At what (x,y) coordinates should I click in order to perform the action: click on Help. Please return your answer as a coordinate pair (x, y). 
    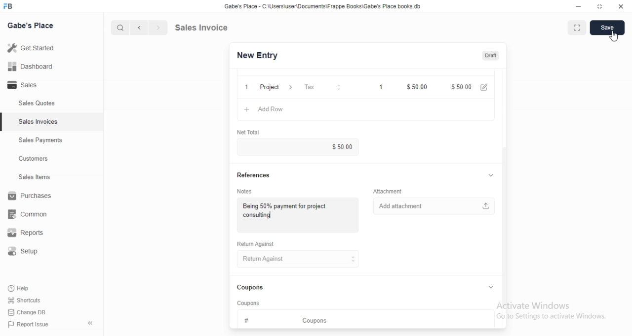
    Looking at the image, I should click on (28, 288).